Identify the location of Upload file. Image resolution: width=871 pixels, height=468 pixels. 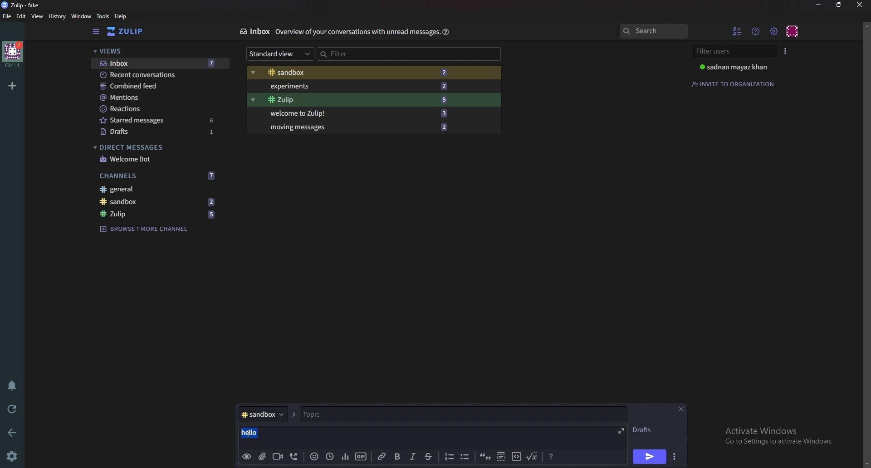
(263, 456).